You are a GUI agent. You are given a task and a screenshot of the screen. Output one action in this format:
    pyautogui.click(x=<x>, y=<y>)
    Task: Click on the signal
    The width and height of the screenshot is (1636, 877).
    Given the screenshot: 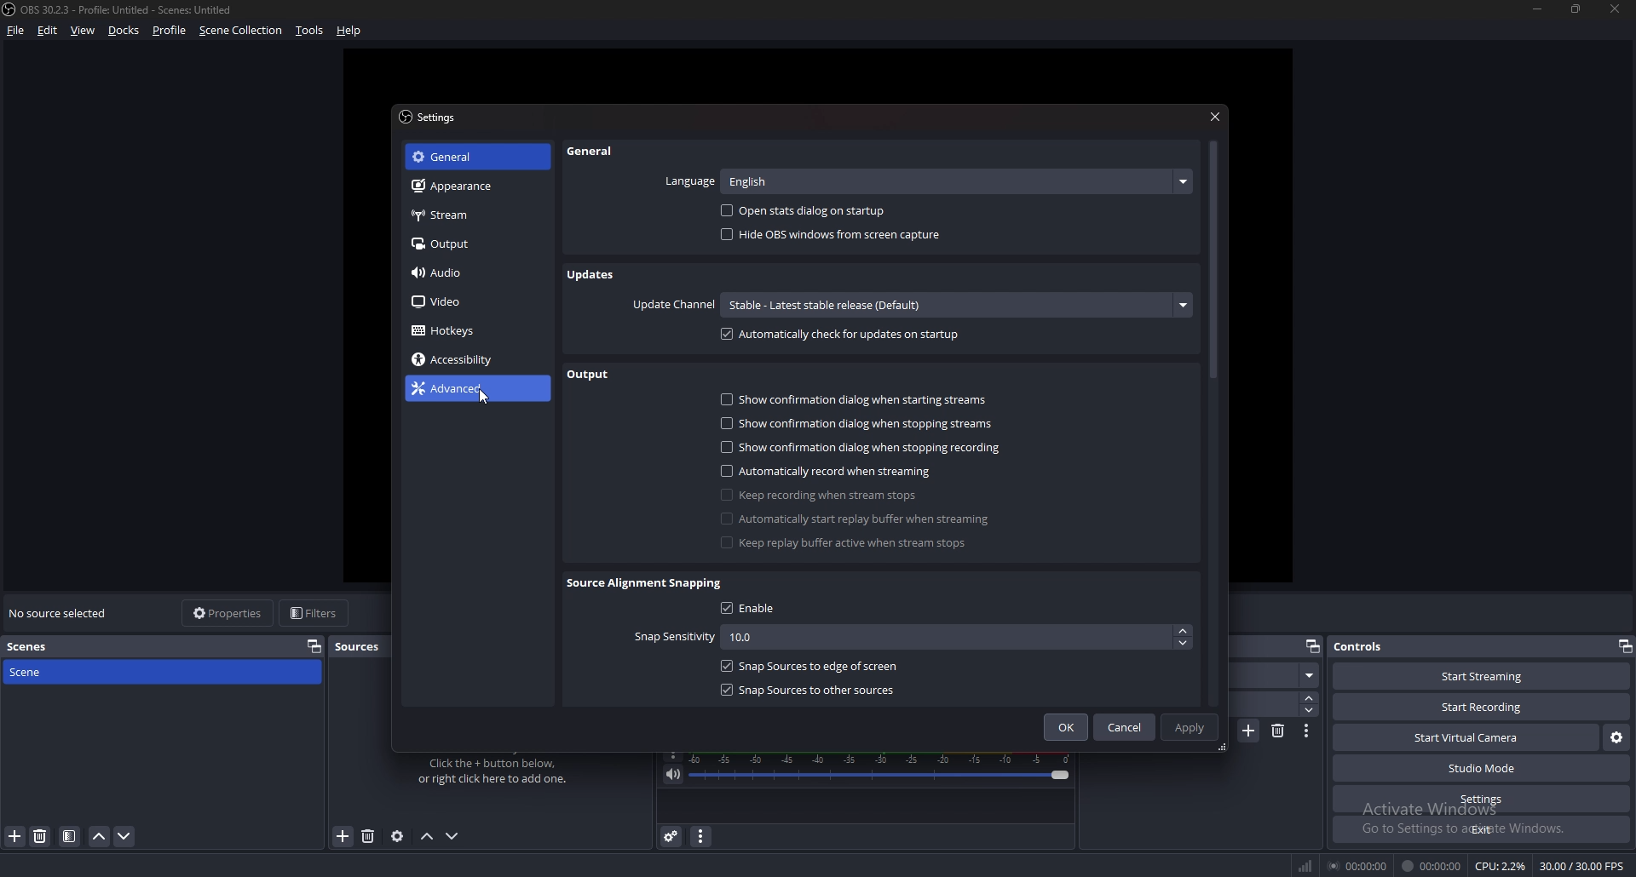 What is the action you would take?
    pyautogui.click(x=1303, y=863)
    